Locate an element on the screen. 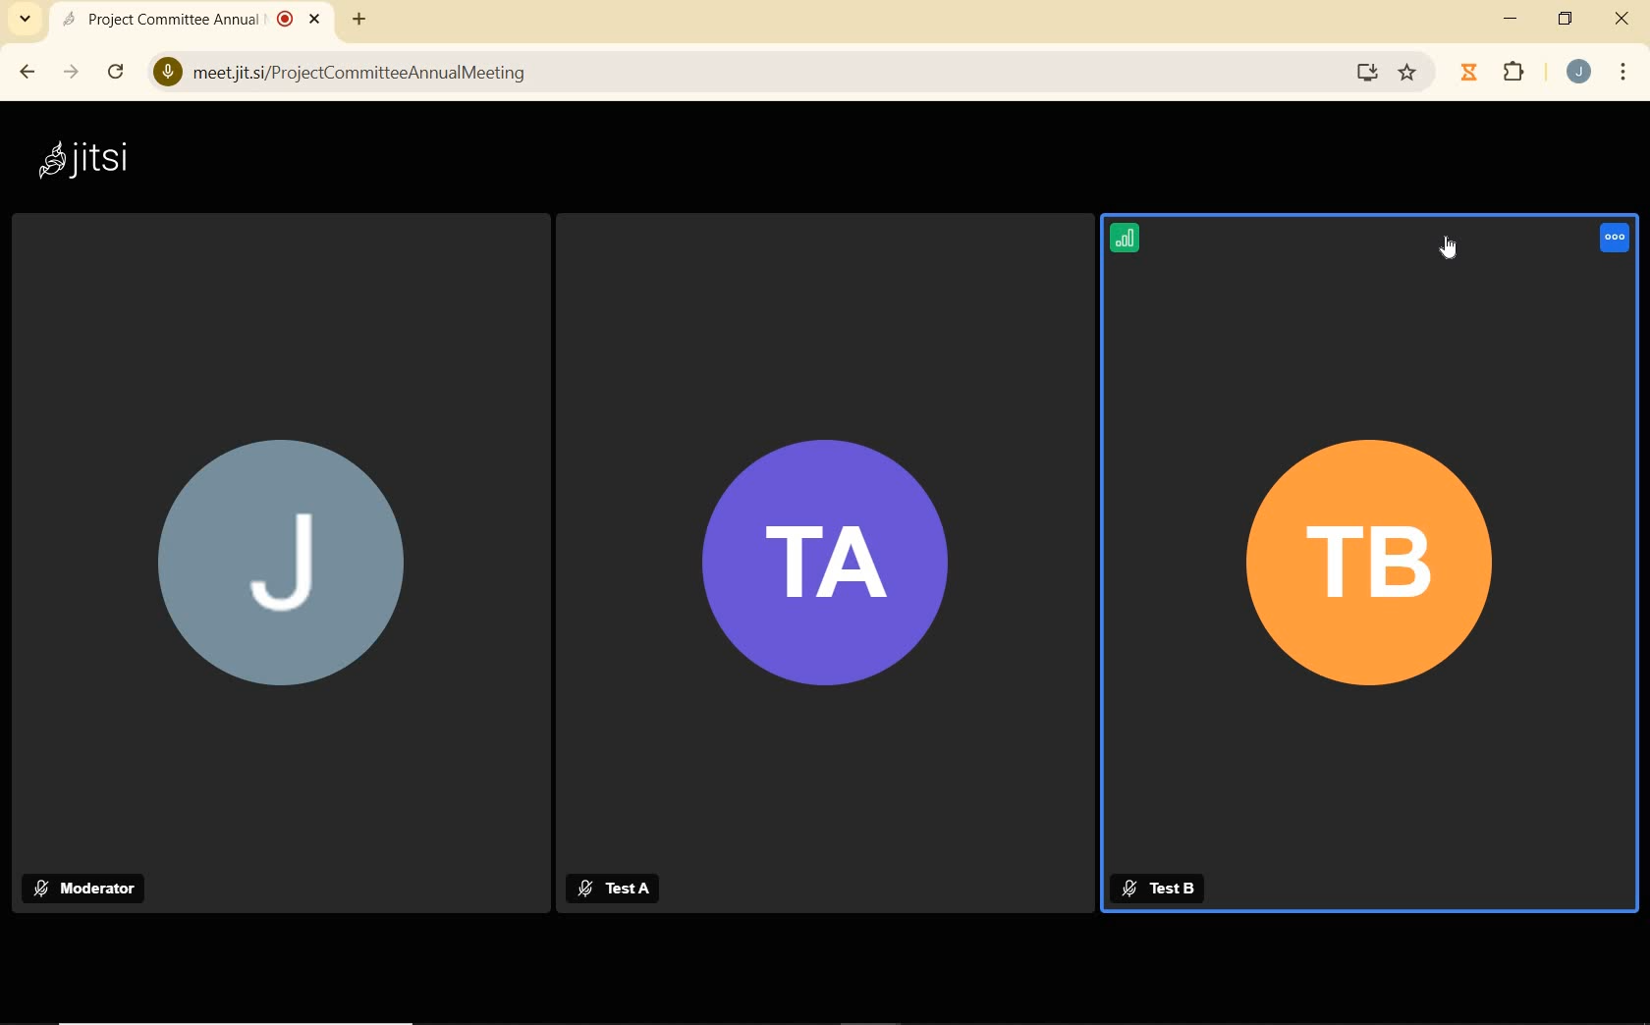  CUSTOMIZE GOOGLE CHROME is located at coordinates (1623, 74).